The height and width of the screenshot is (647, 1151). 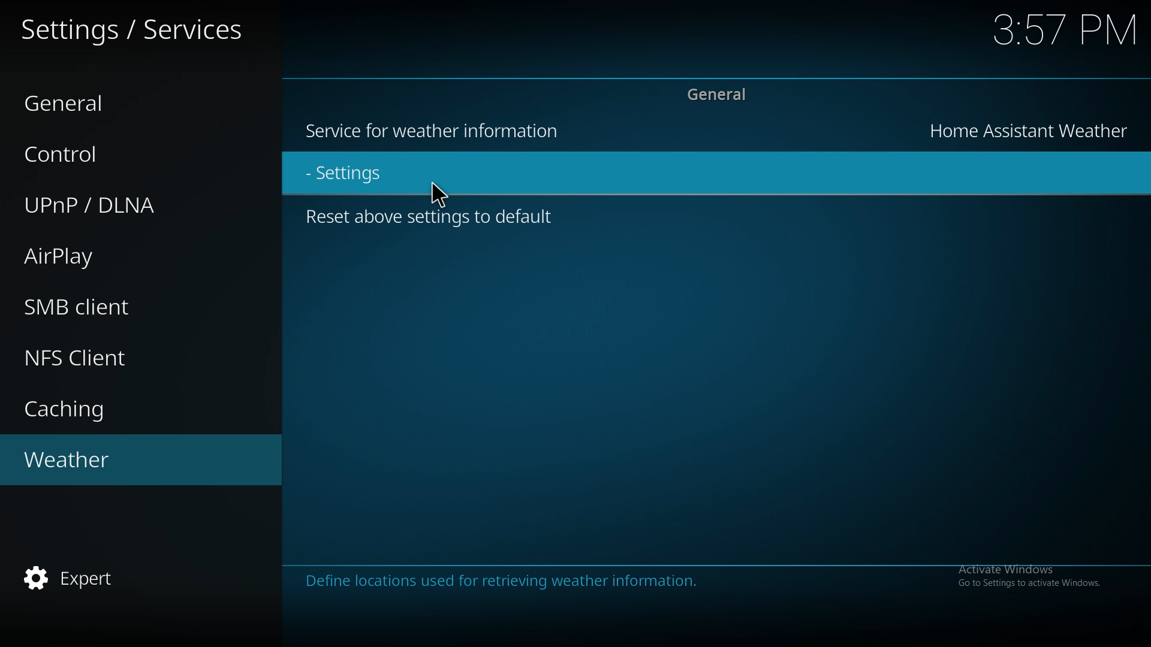 What do you see at coordinates (440, 191) in the screenshot?
I see `settings` at bounding box center [440, 191].